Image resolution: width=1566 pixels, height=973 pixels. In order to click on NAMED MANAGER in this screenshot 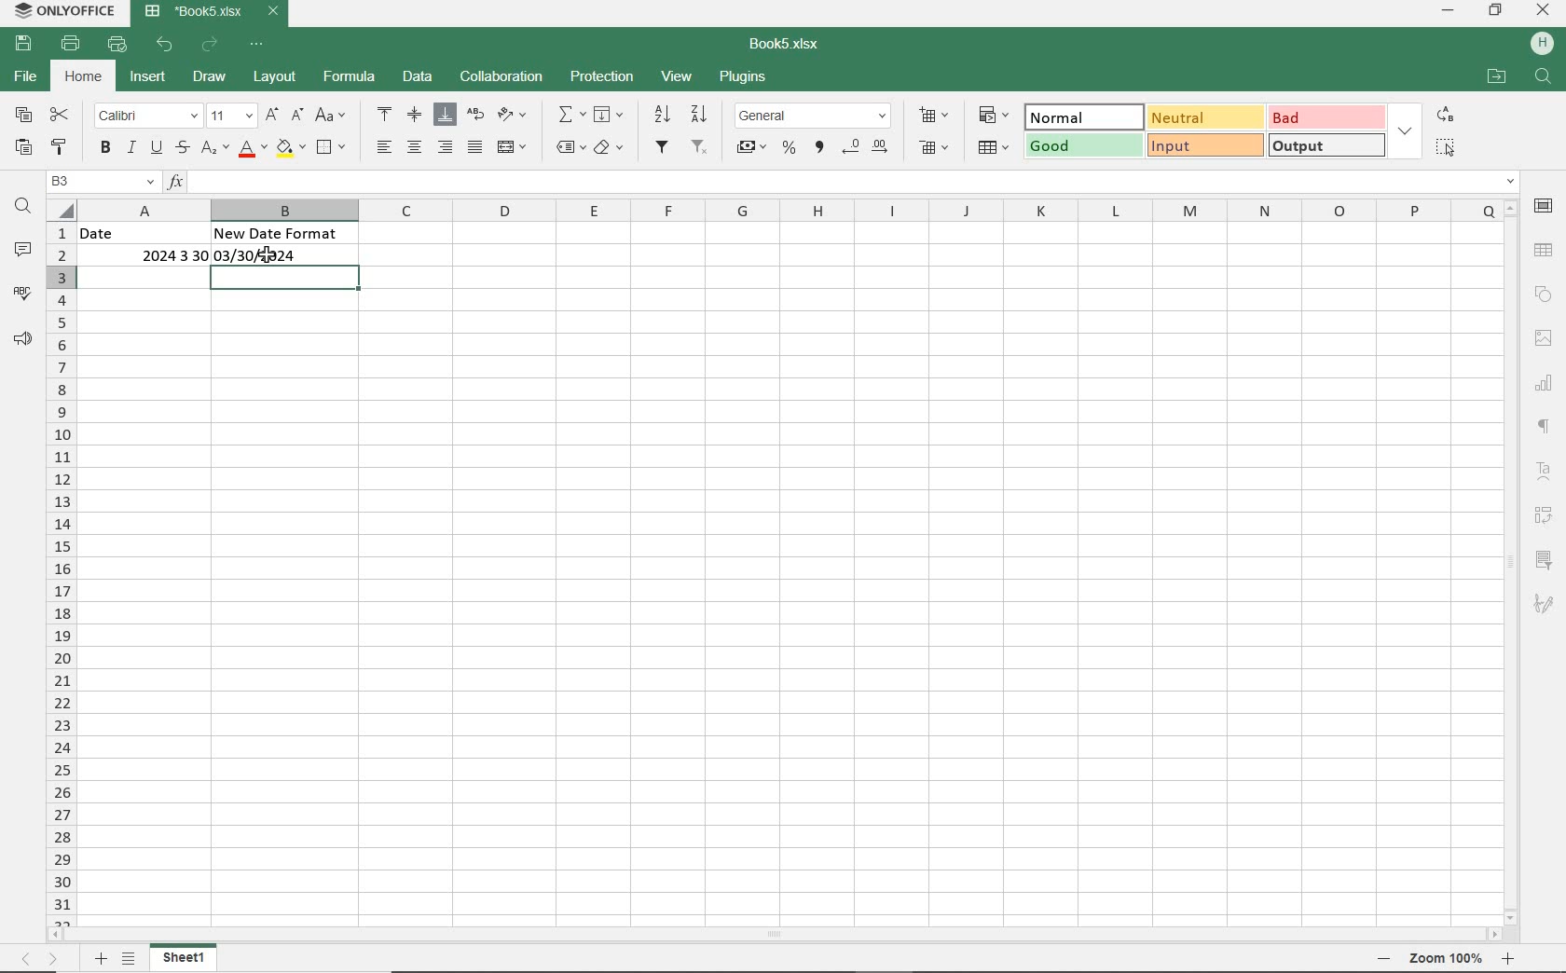, I will do `click(101, 182)`.